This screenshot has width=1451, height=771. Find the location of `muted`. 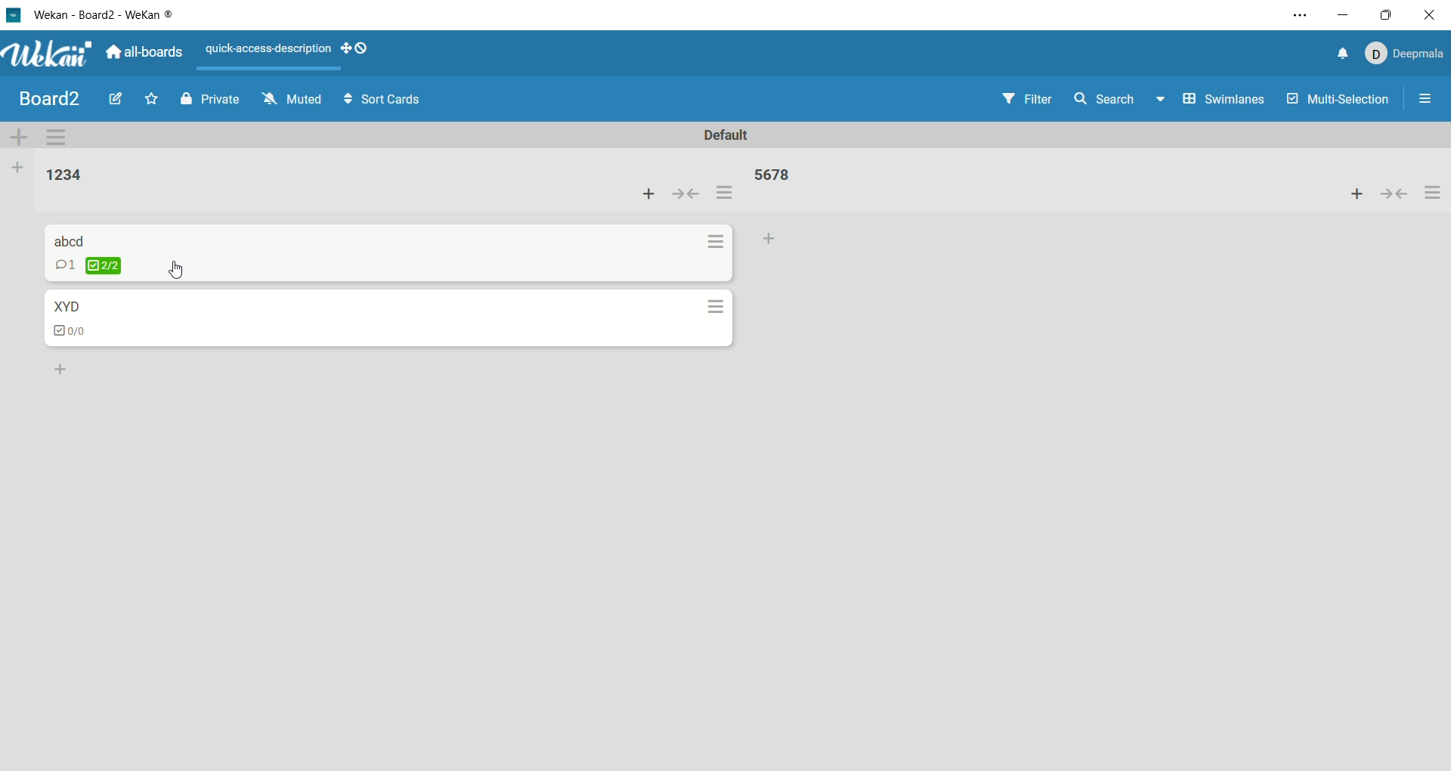

muted is located at coordinates (292, 98).